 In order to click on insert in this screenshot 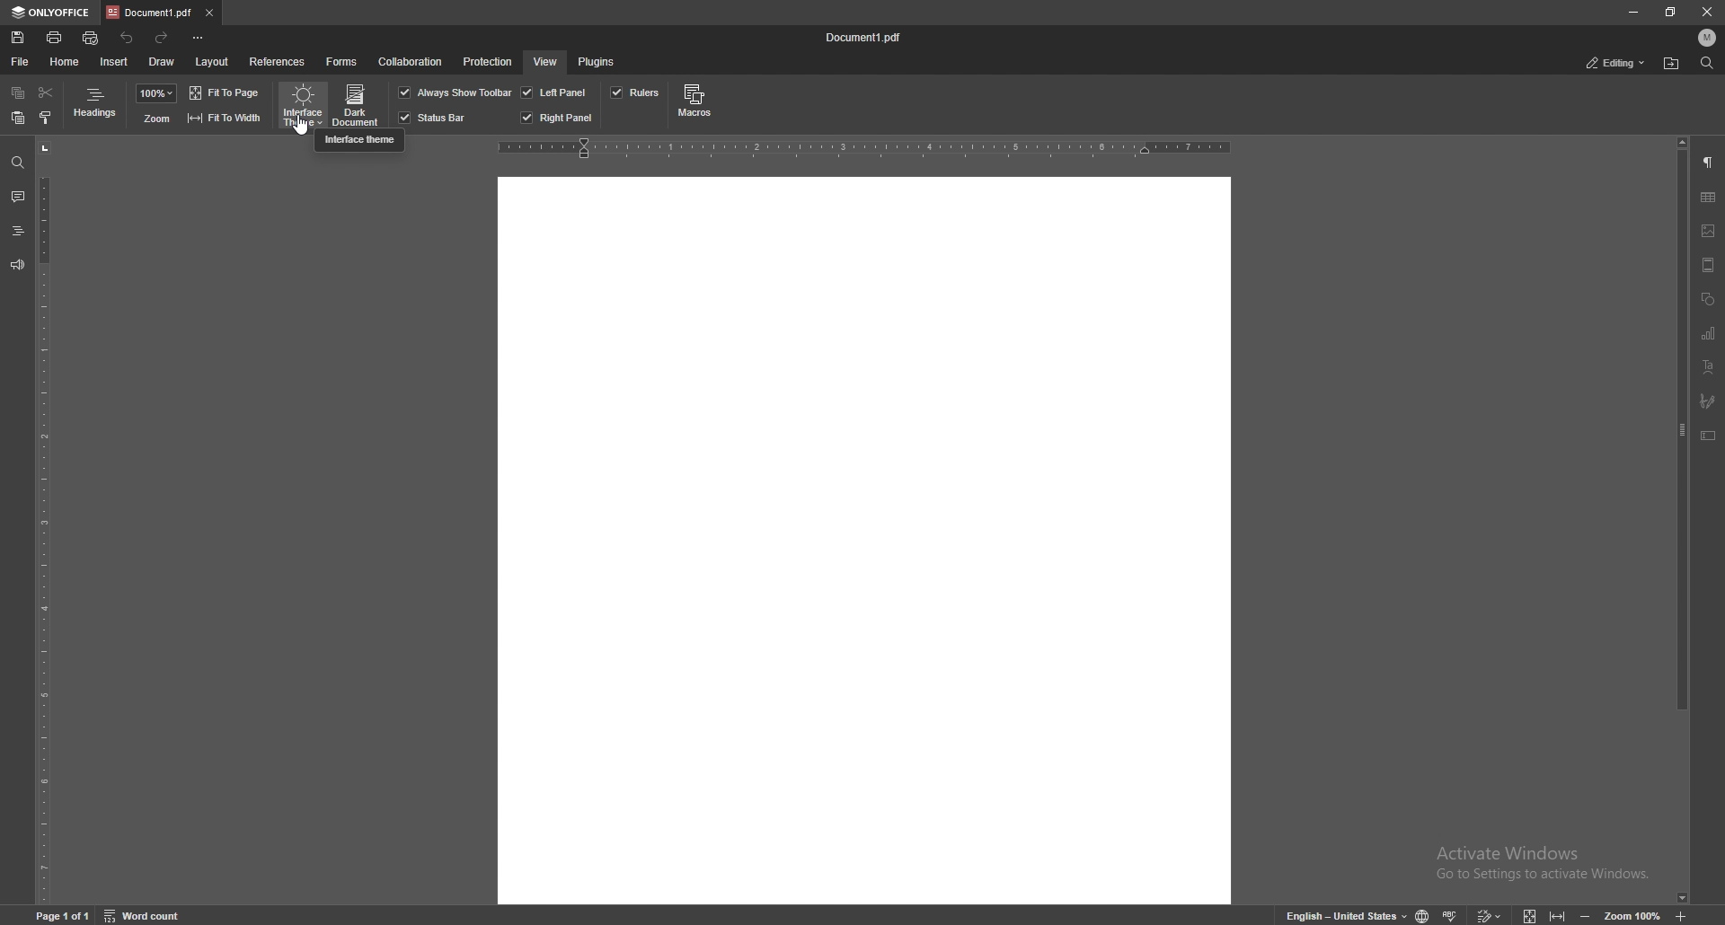, I will do `click(114, 61)`.